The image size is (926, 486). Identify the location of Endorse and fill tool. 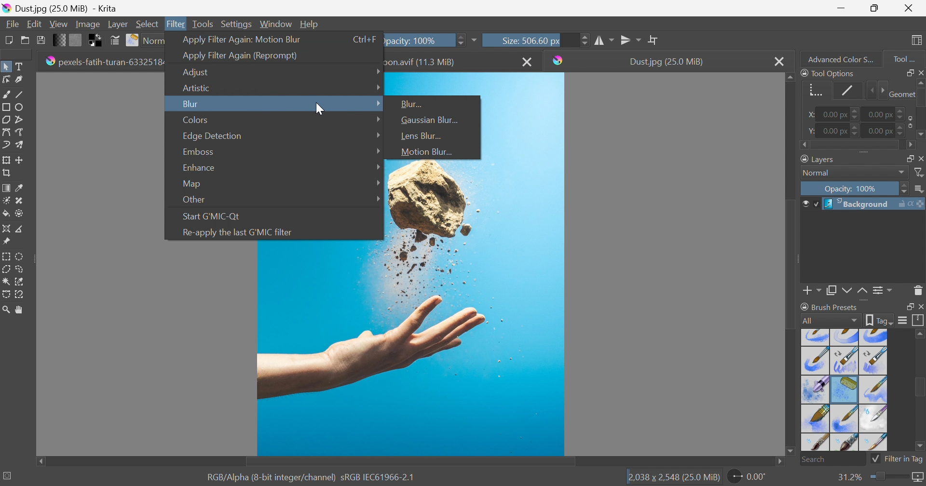
(19, 214).